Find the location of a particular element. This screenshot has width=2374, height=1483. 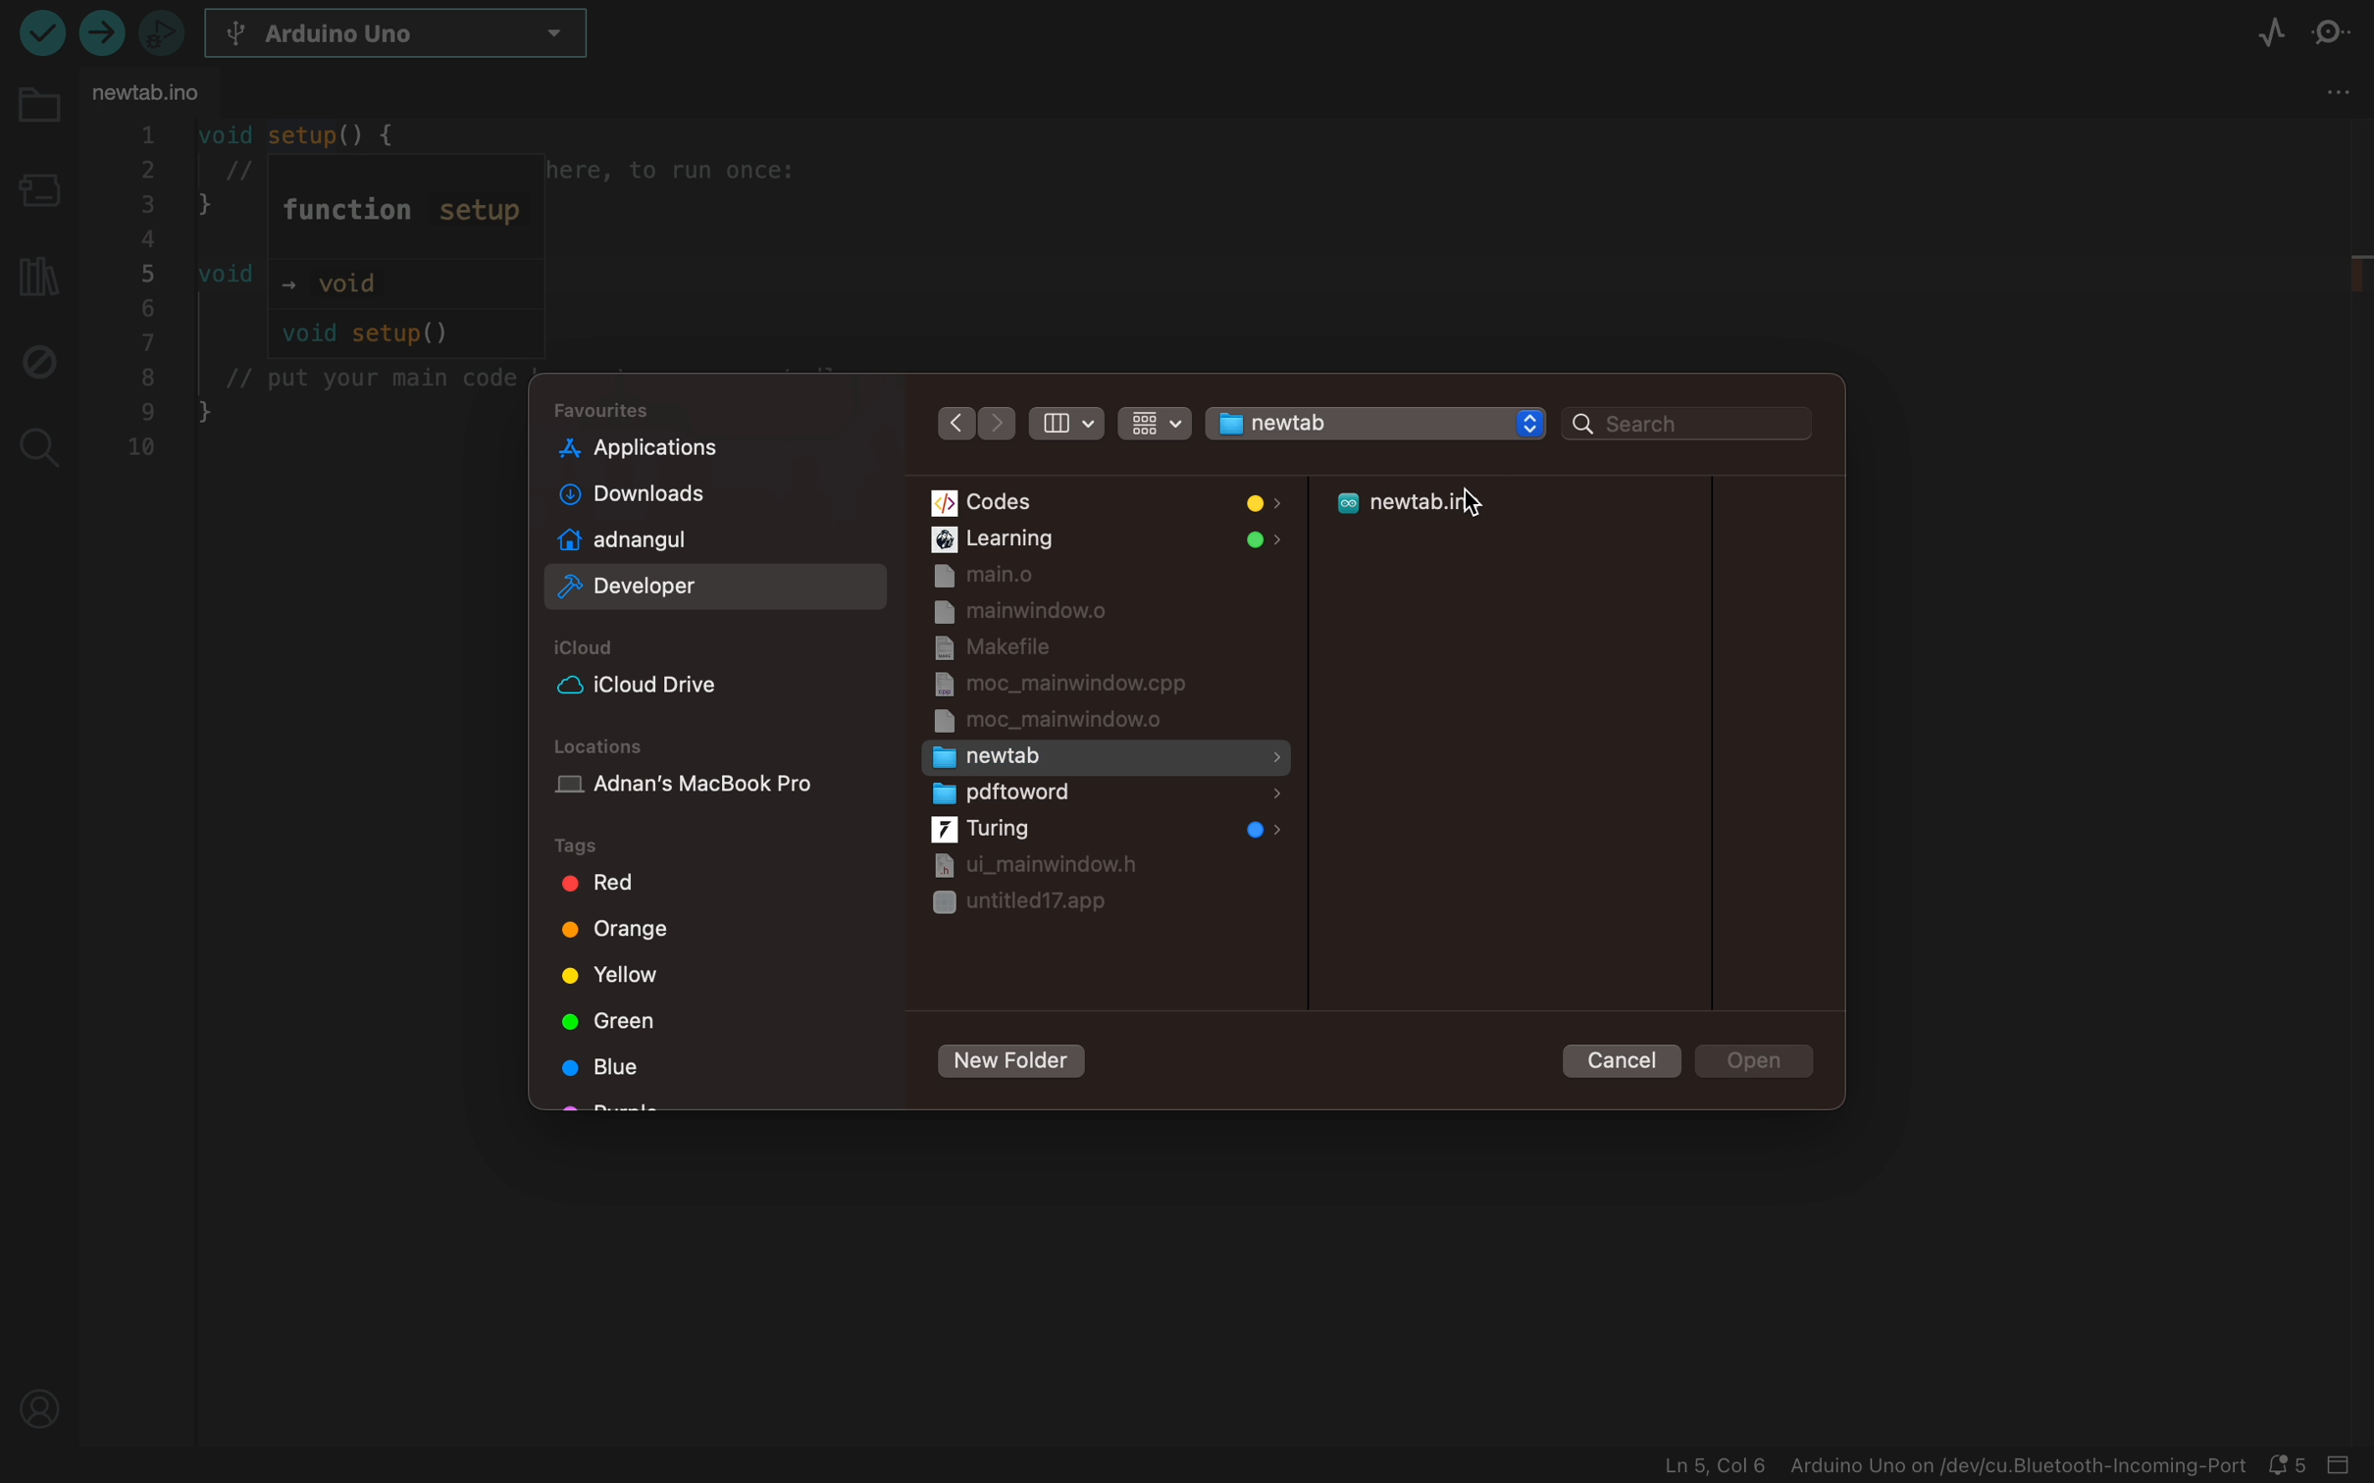

new tab is located at coordinates (1109, 757).